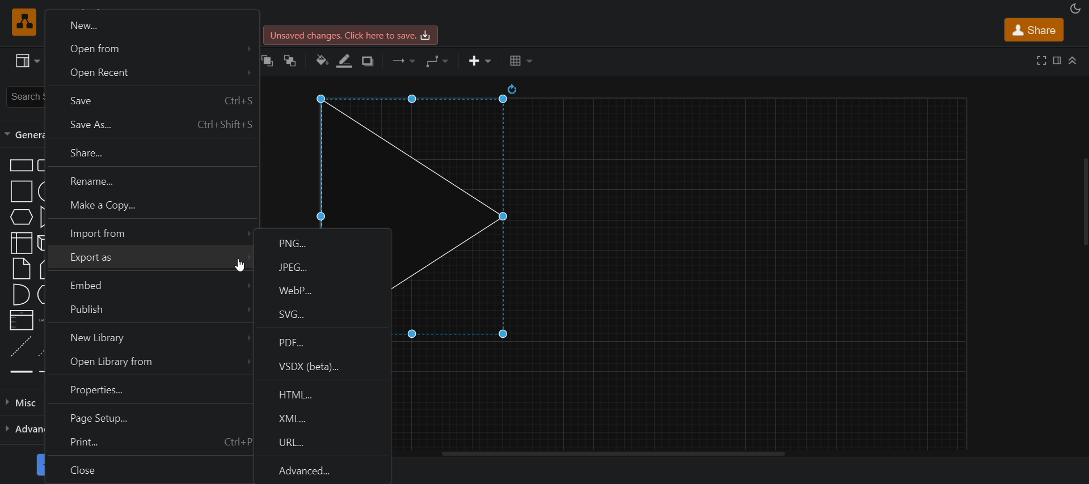 The image size is (1089, 484). What do you see at coordinates (22, 22) in the screenshot?
I see `logo` at bounding box center [22, 22].